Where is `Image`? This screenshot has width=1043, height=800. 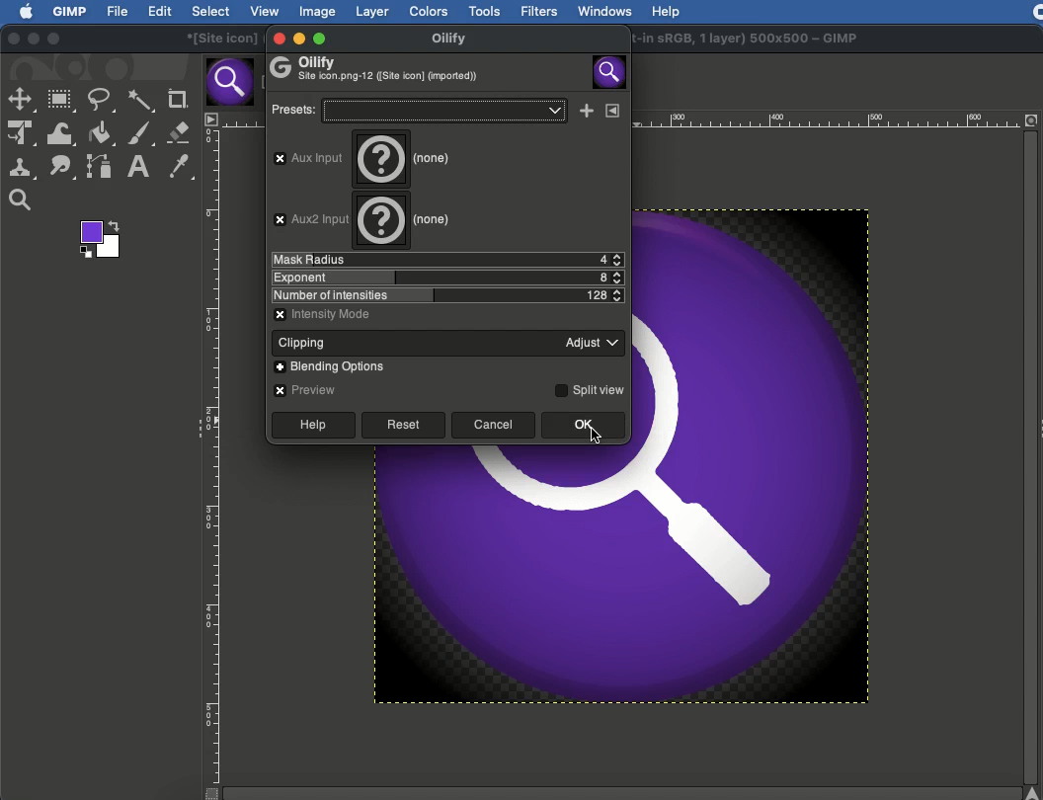
Image is located at coordinates (609, 73).